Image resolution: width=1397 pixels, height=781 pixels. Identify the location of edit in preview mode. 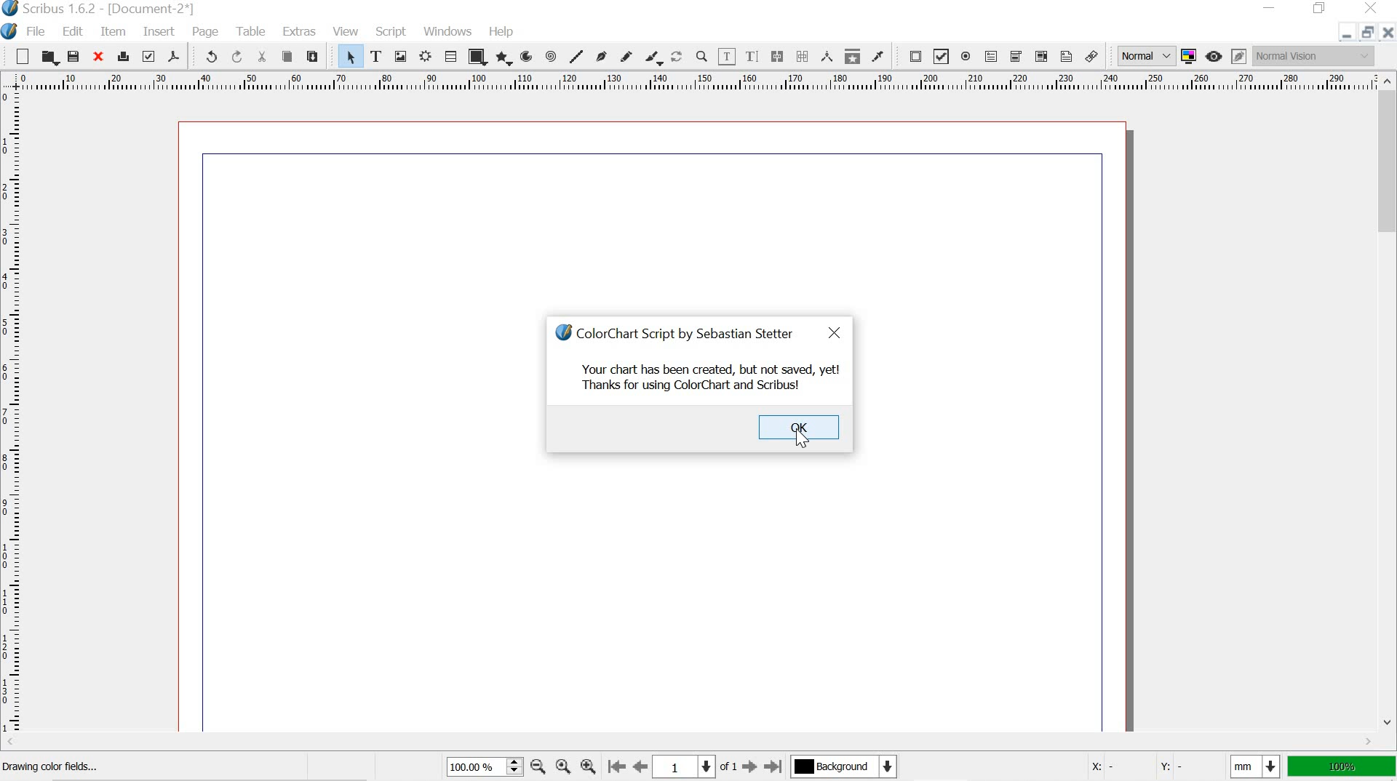
(1238, 55).